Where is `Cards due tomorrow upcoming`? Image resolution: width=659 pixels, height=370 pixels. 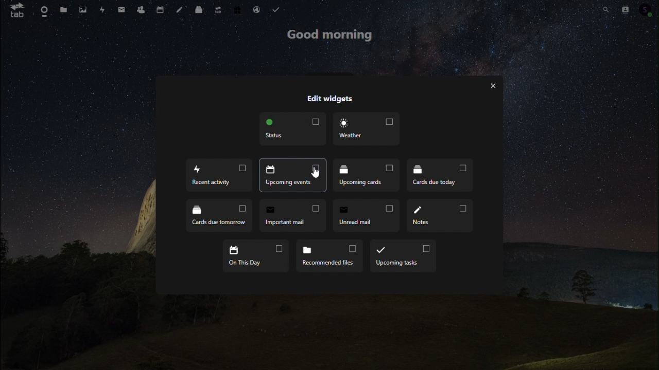
Cards due tomorrow upcoming is located at coordinates (220, 215).